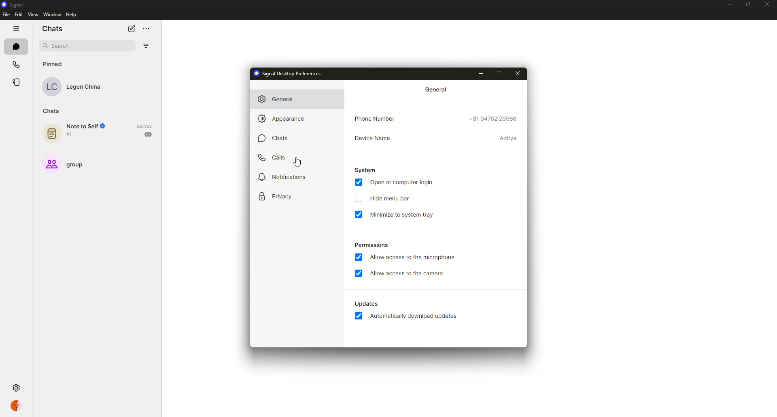 This screenshot has width=777, height=417. I want to click on device name, so click(372, 137).